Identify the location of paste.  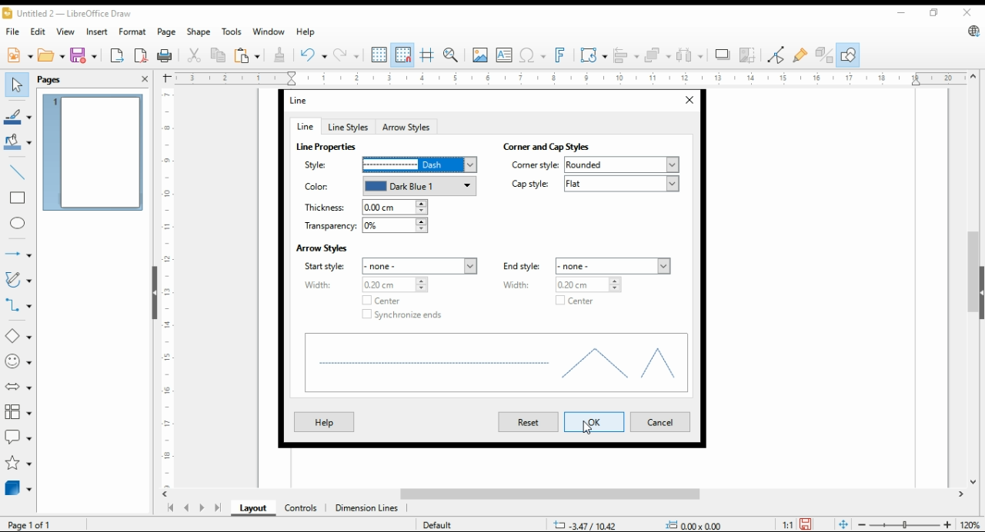
(247, 55).